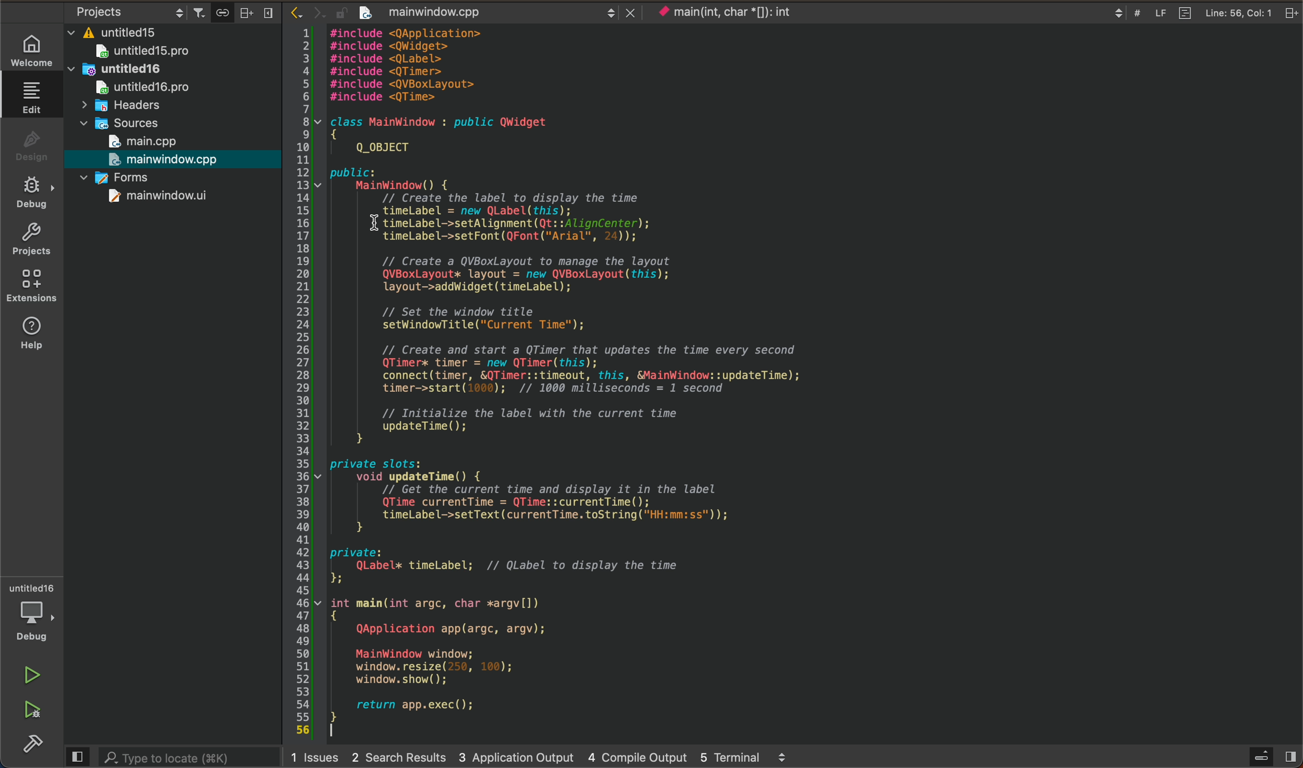  Describe the element at coordinates (34, 333) in the screenshot. I see `help` at that location.